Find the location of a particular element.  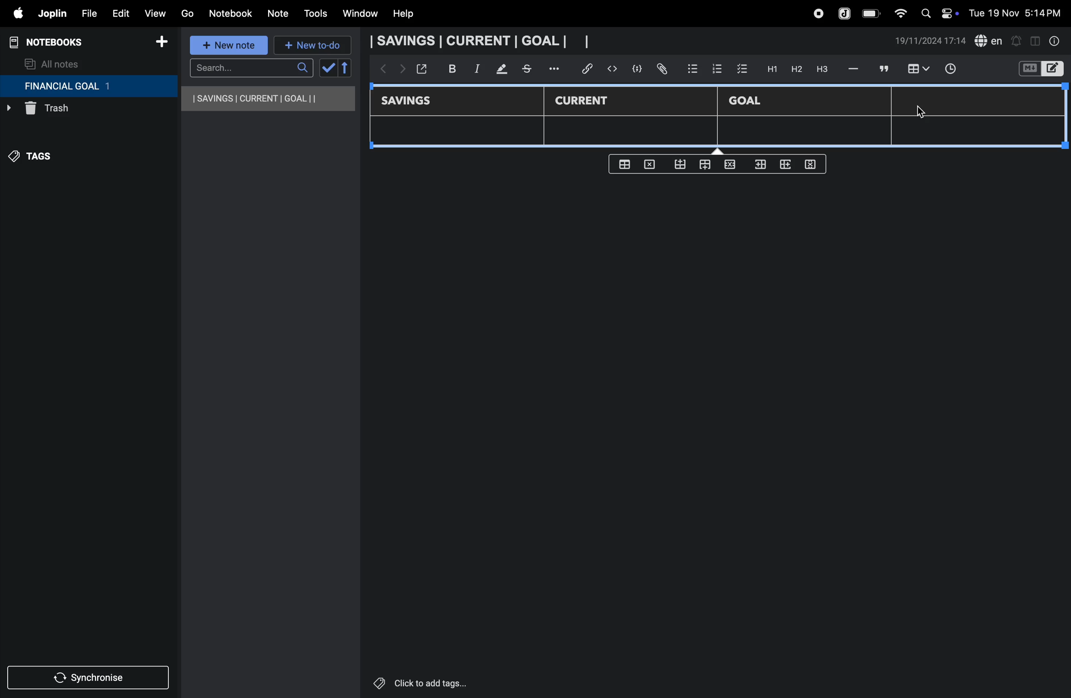

trash is located at coordinates (70, 111).